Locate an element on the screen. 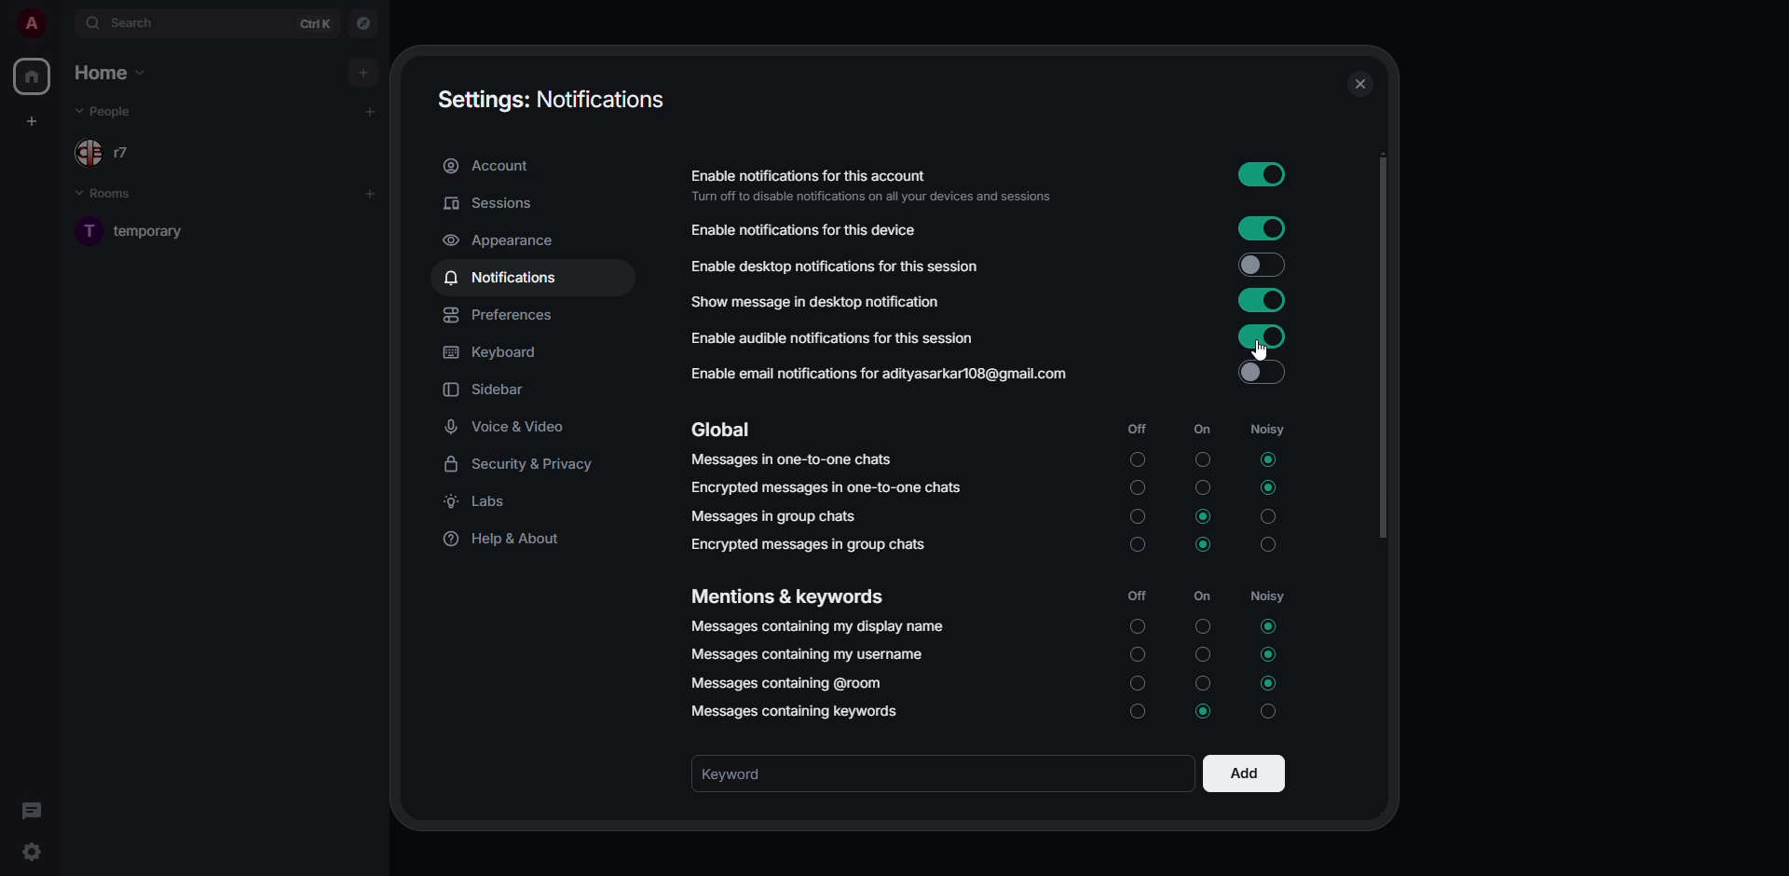 Image resolution: width=1789 pixels, height=876 pixels. messages containing username is located at coordinates (806, 653).